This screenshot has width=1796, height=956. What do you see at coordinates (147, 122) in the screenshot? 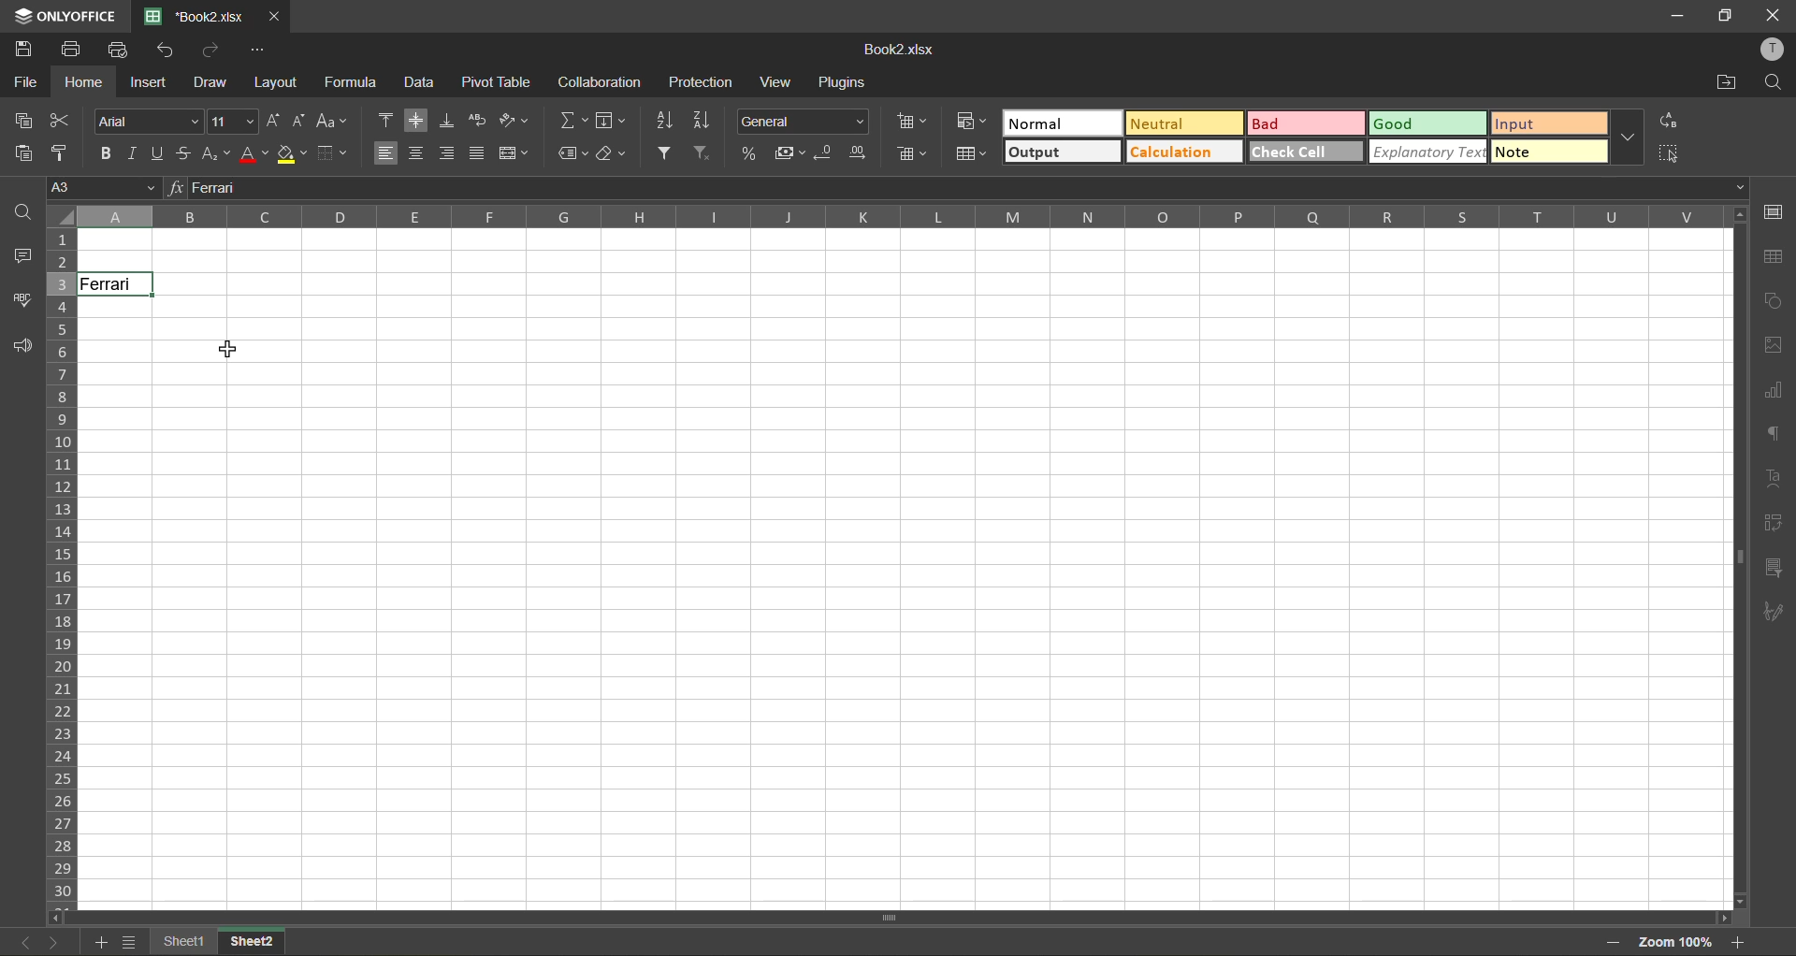
I see `font style` at bounding box center [147, 122].